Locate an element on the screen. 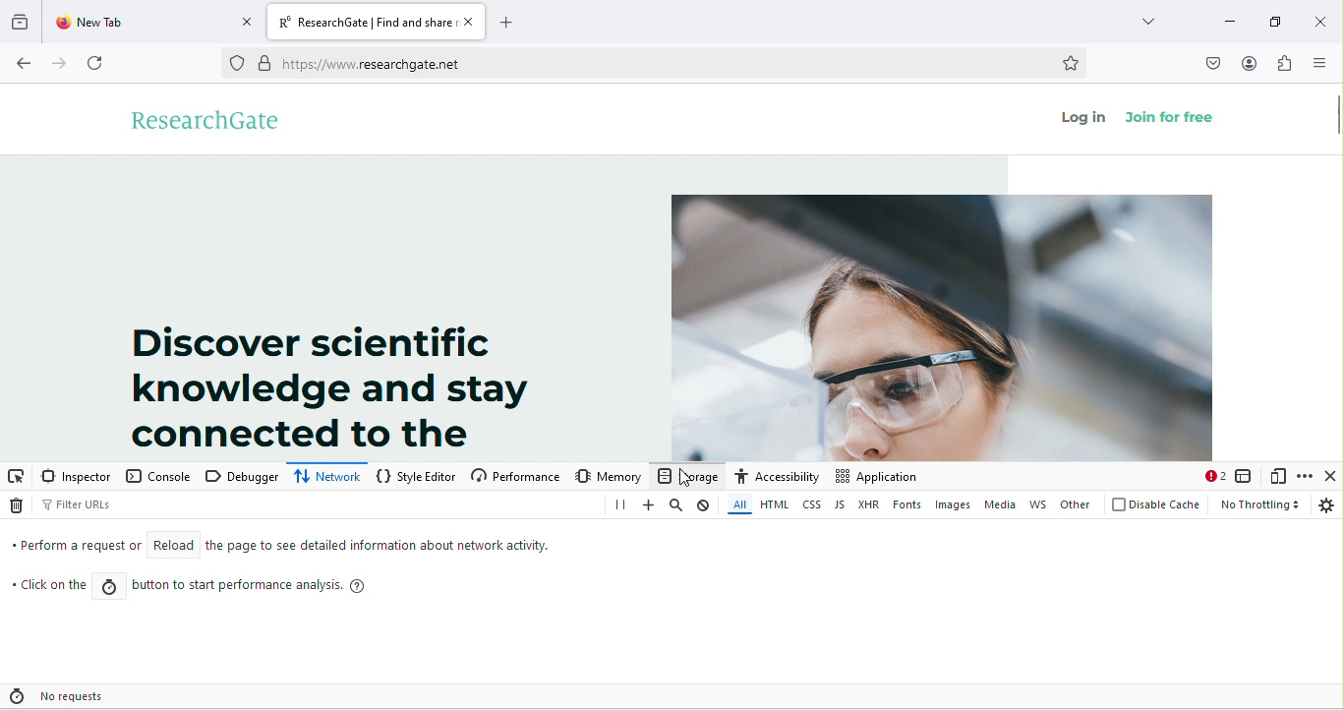 This screenshot has height=710, width=1343. log in is located at coordinates (1080, 120).